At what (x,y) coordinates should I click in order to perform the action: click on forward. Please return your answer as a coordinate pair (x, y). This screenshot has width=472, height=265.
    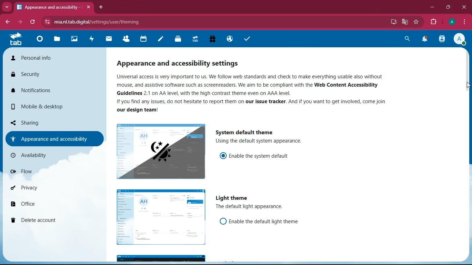
    Looking at the image, I should click on (21, 22).